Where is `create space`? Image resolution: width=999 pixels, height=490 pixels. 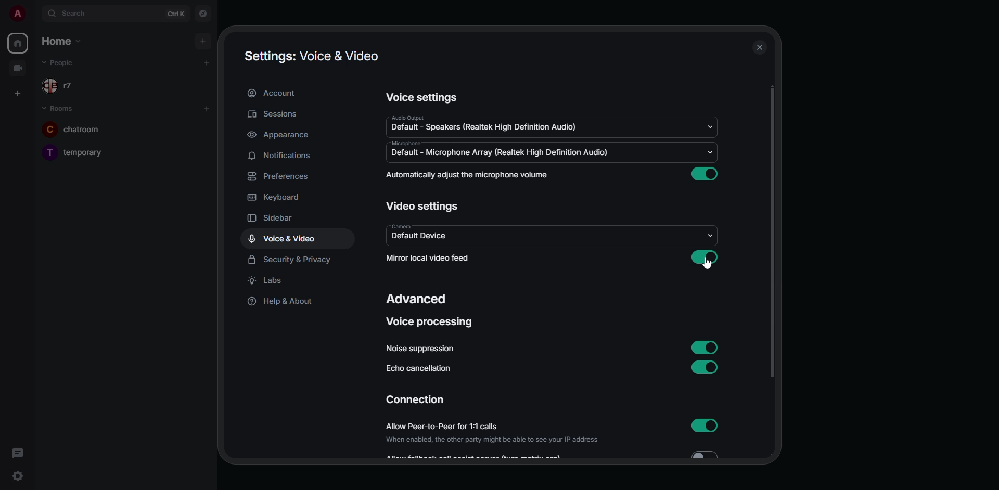 create space is located at coordinates (19, 93).